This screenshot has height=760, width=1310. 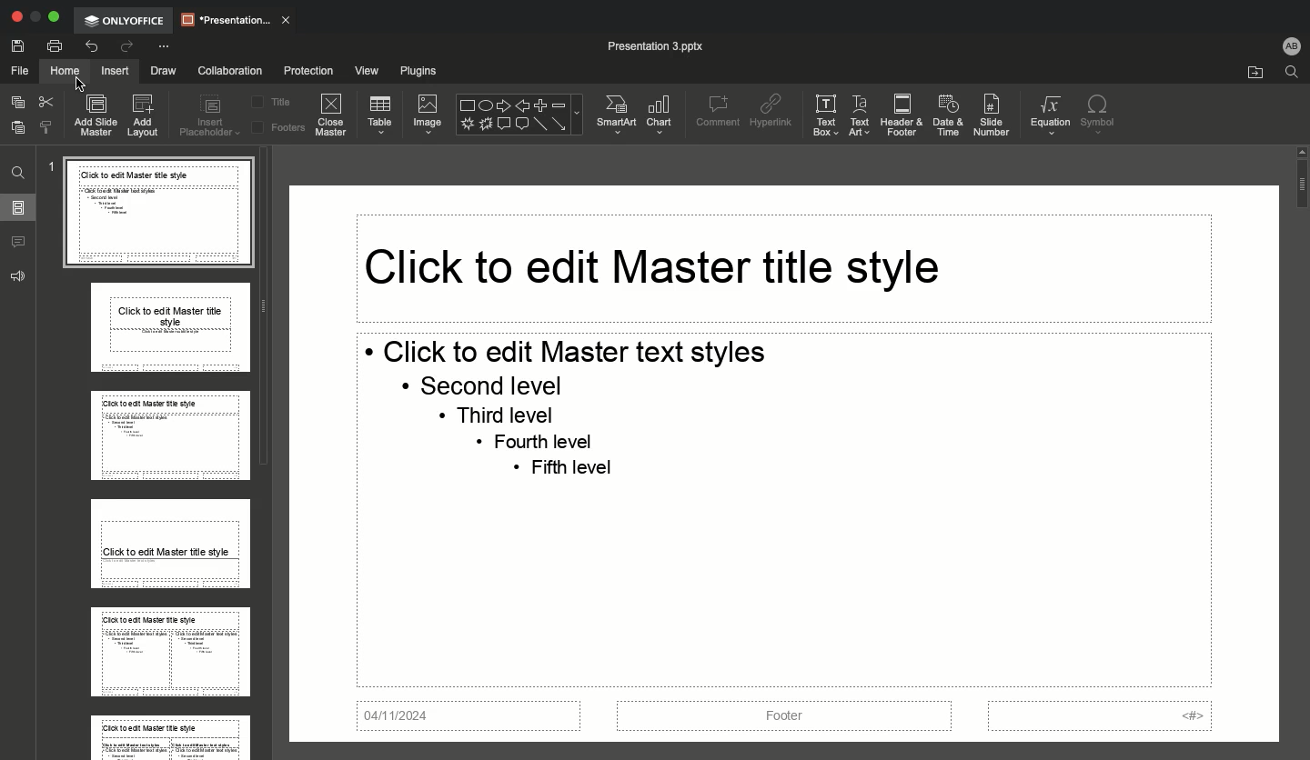 What do you see at coordinates (236, 18) in the screenshot?
I see `Presentation..` at bounding box center [236, 18].